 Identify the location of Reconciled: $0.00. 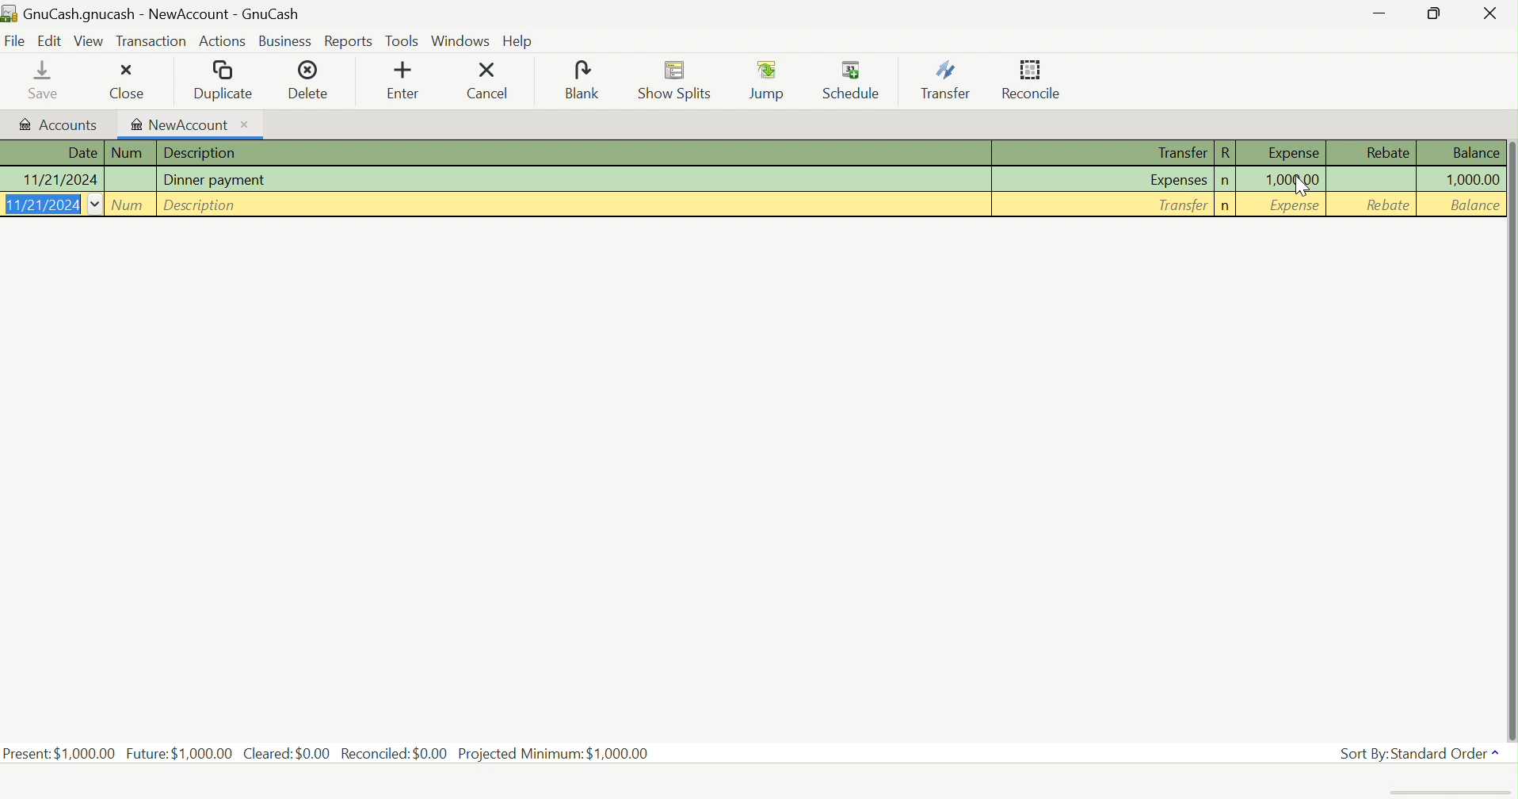
(395, 754).